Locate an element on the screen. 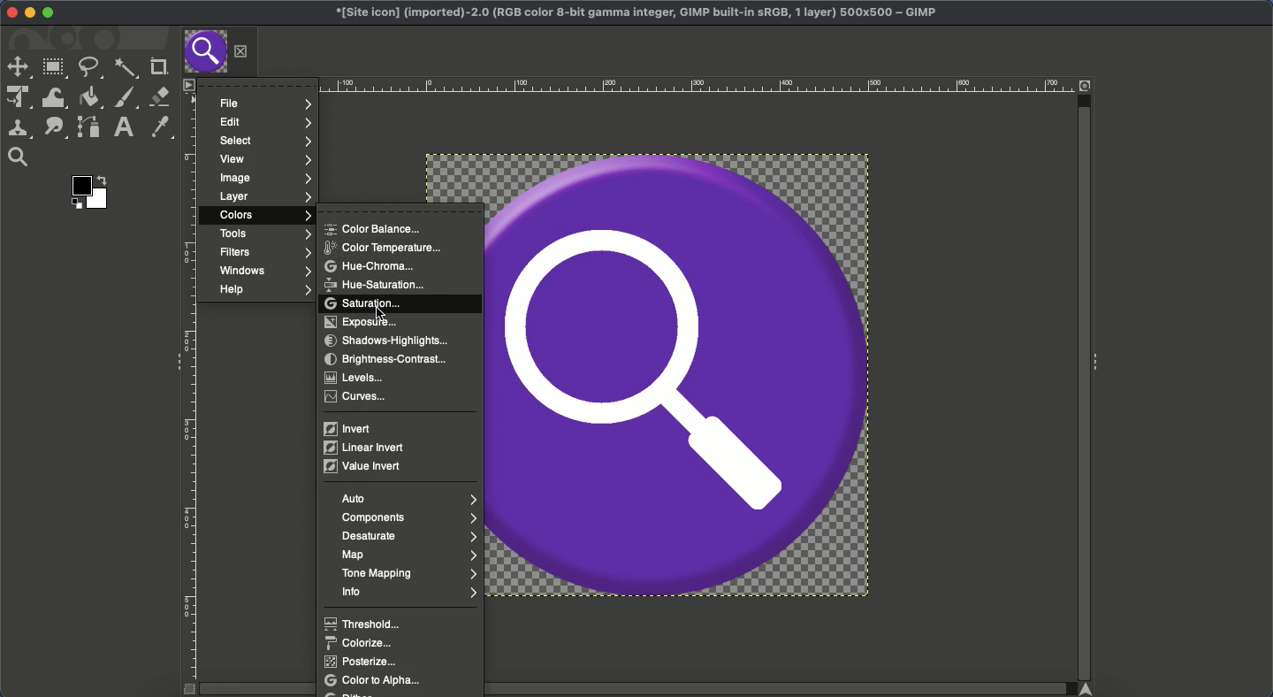 The width and height of the screenshot is (1273, 697). Collapse is located at coordinates (174, 363).